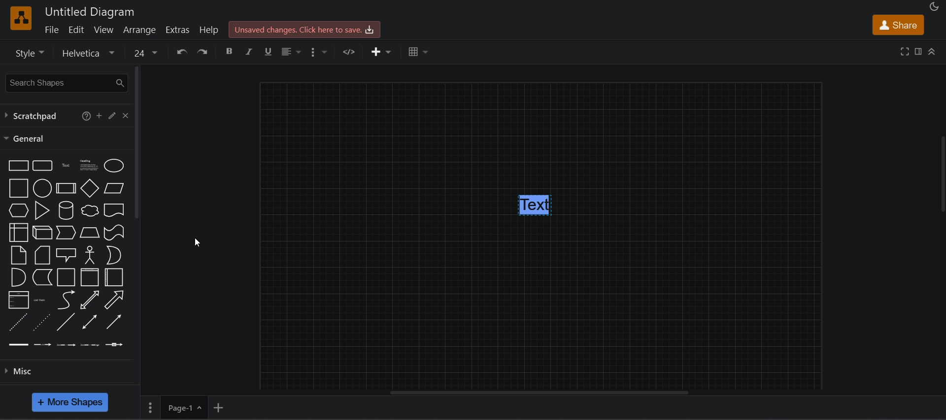 The width and height of the screenshot is (946, 420). Describe the element at coordinates (112, 115) in the screenshot. I see `edit` at that location.